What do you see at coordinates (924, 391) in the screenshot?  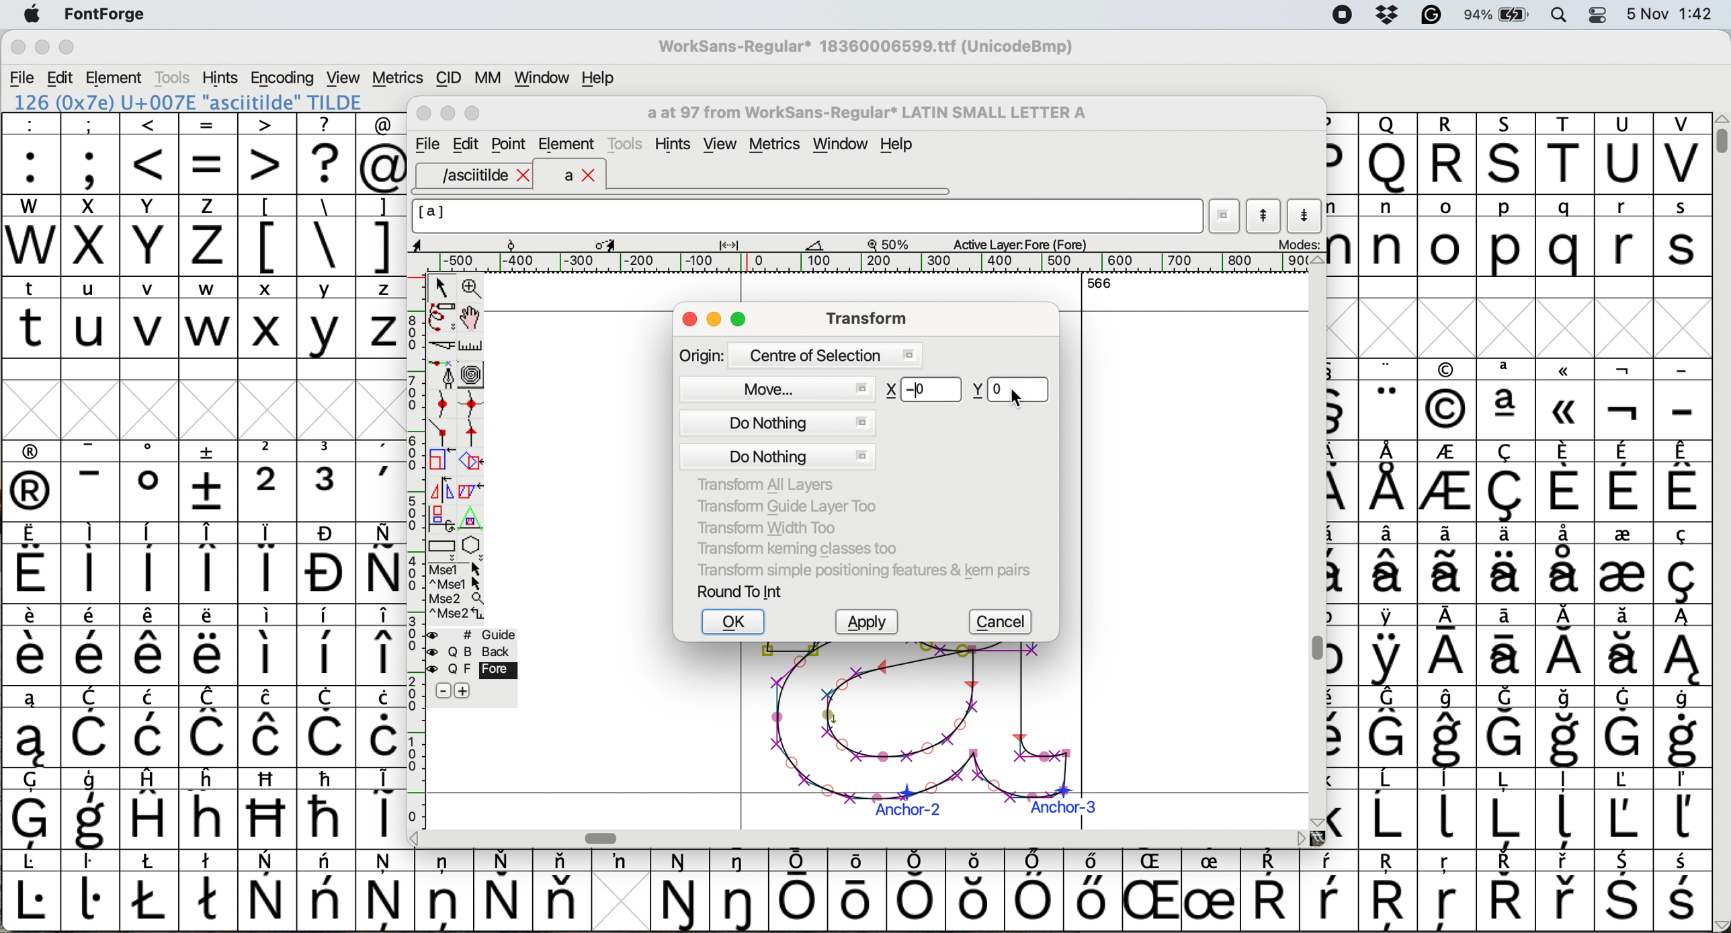 I see `new x value` at bounding box center [924, 391].